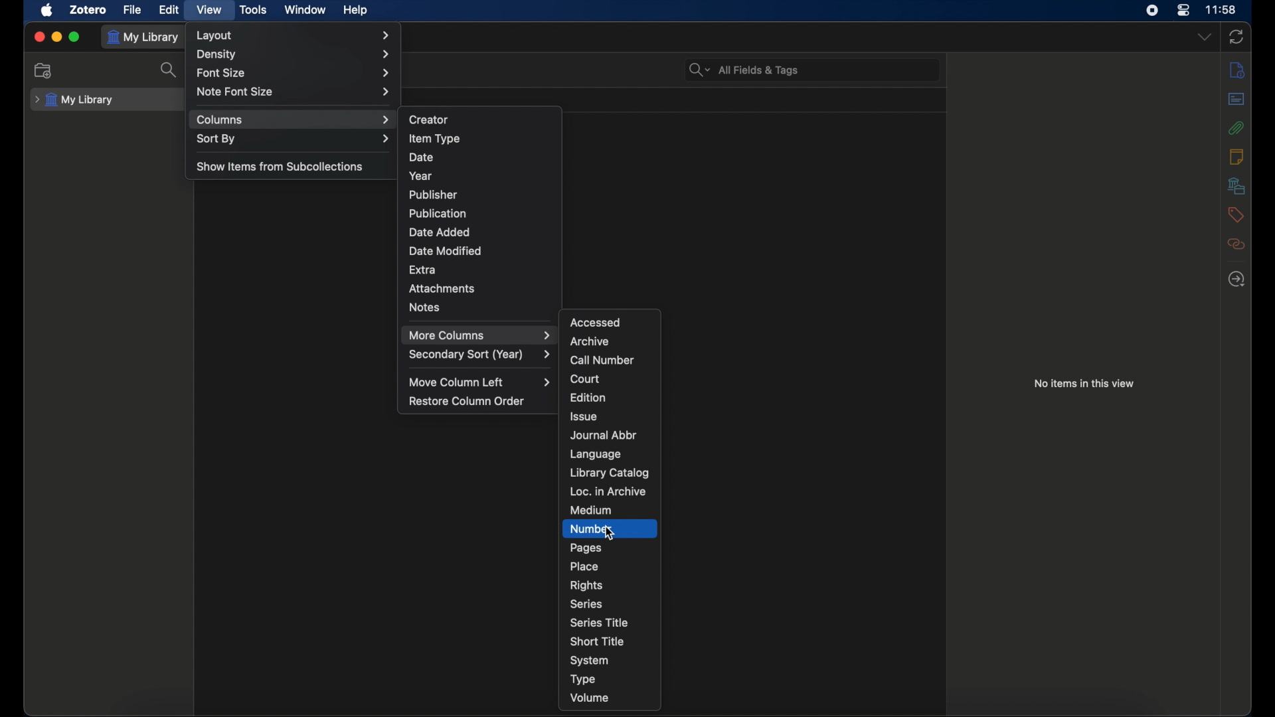 The width and height of the screenshot is (1275, 717). I want to click on date modified, so click(445, 251).